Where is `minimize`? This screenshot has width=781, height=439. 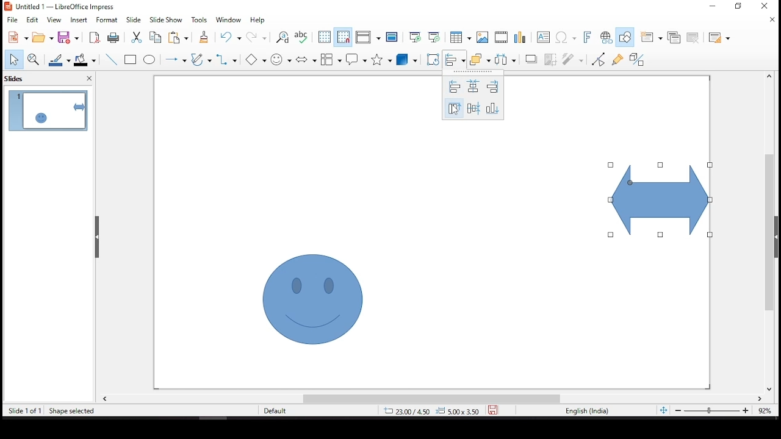 minimize is located at coordinates (713, 5).